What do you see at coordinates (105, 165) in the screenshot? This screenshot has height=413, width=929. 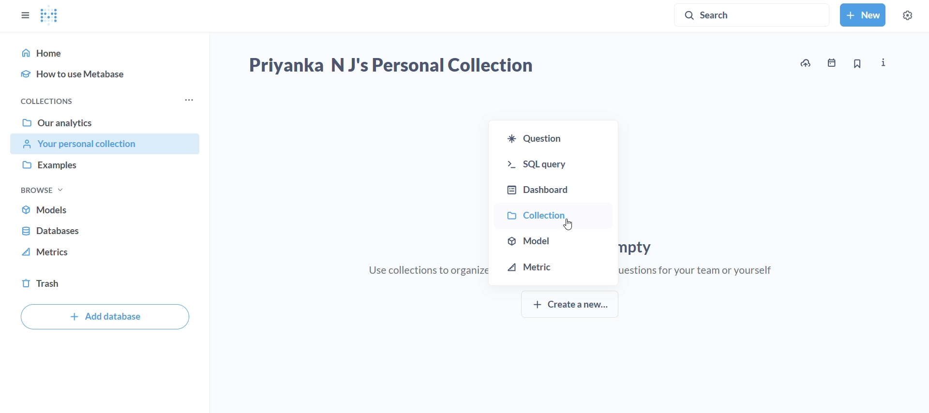 I see `examples` at bounding box center [105, 165].